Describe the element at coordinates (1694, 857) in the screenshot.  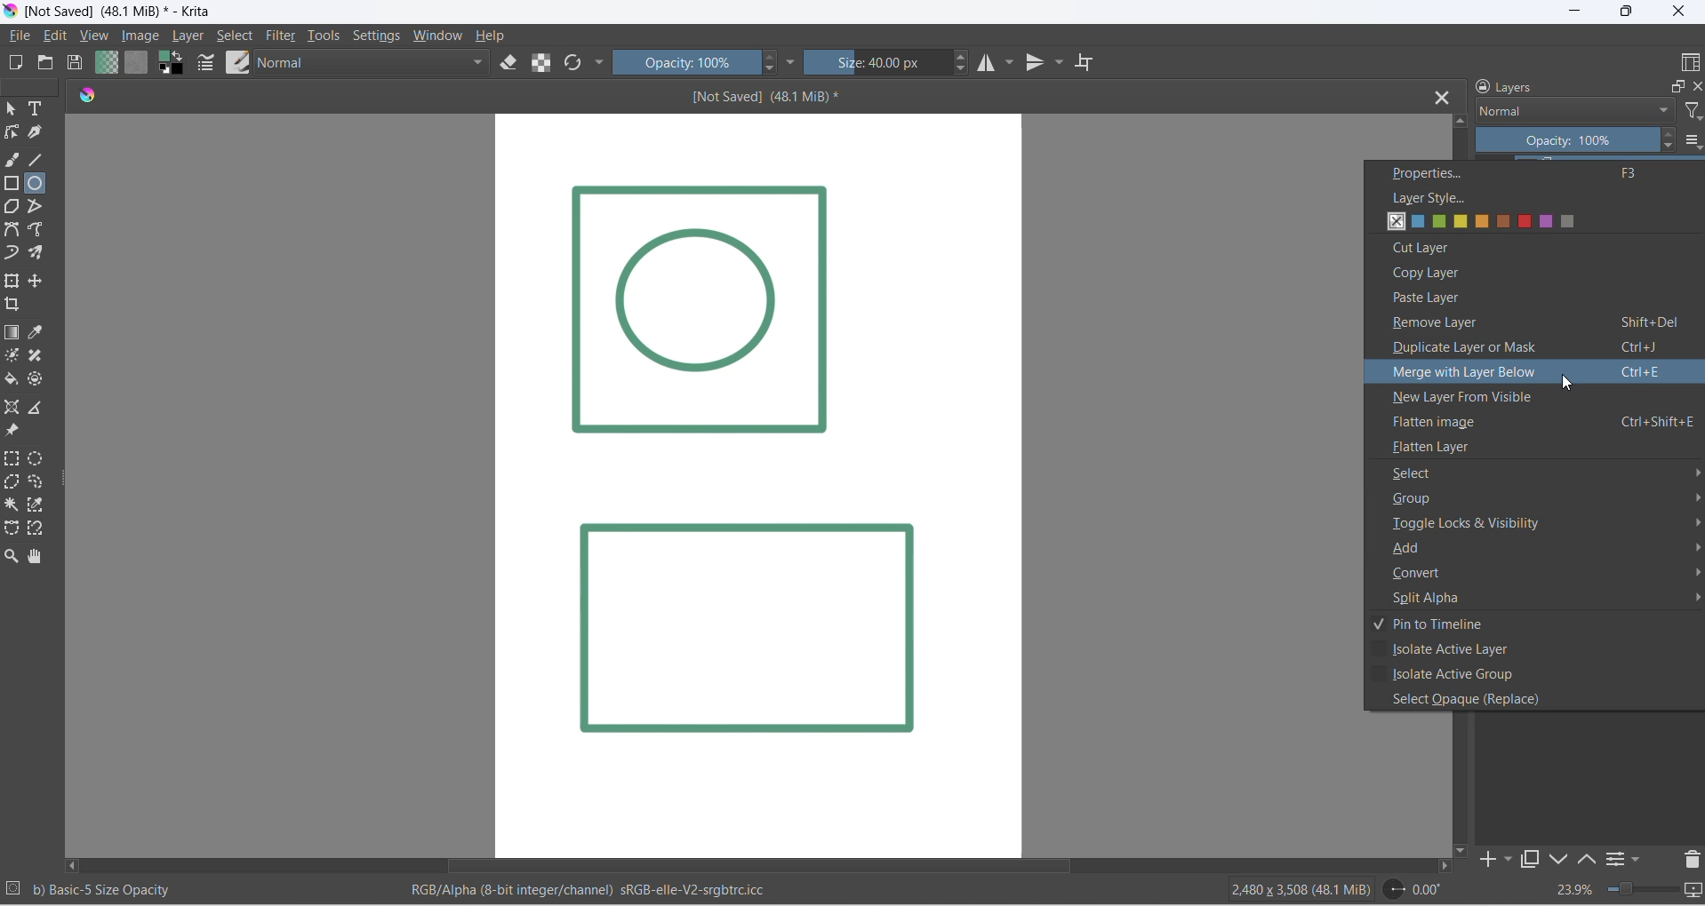
I see `delete` at that location.